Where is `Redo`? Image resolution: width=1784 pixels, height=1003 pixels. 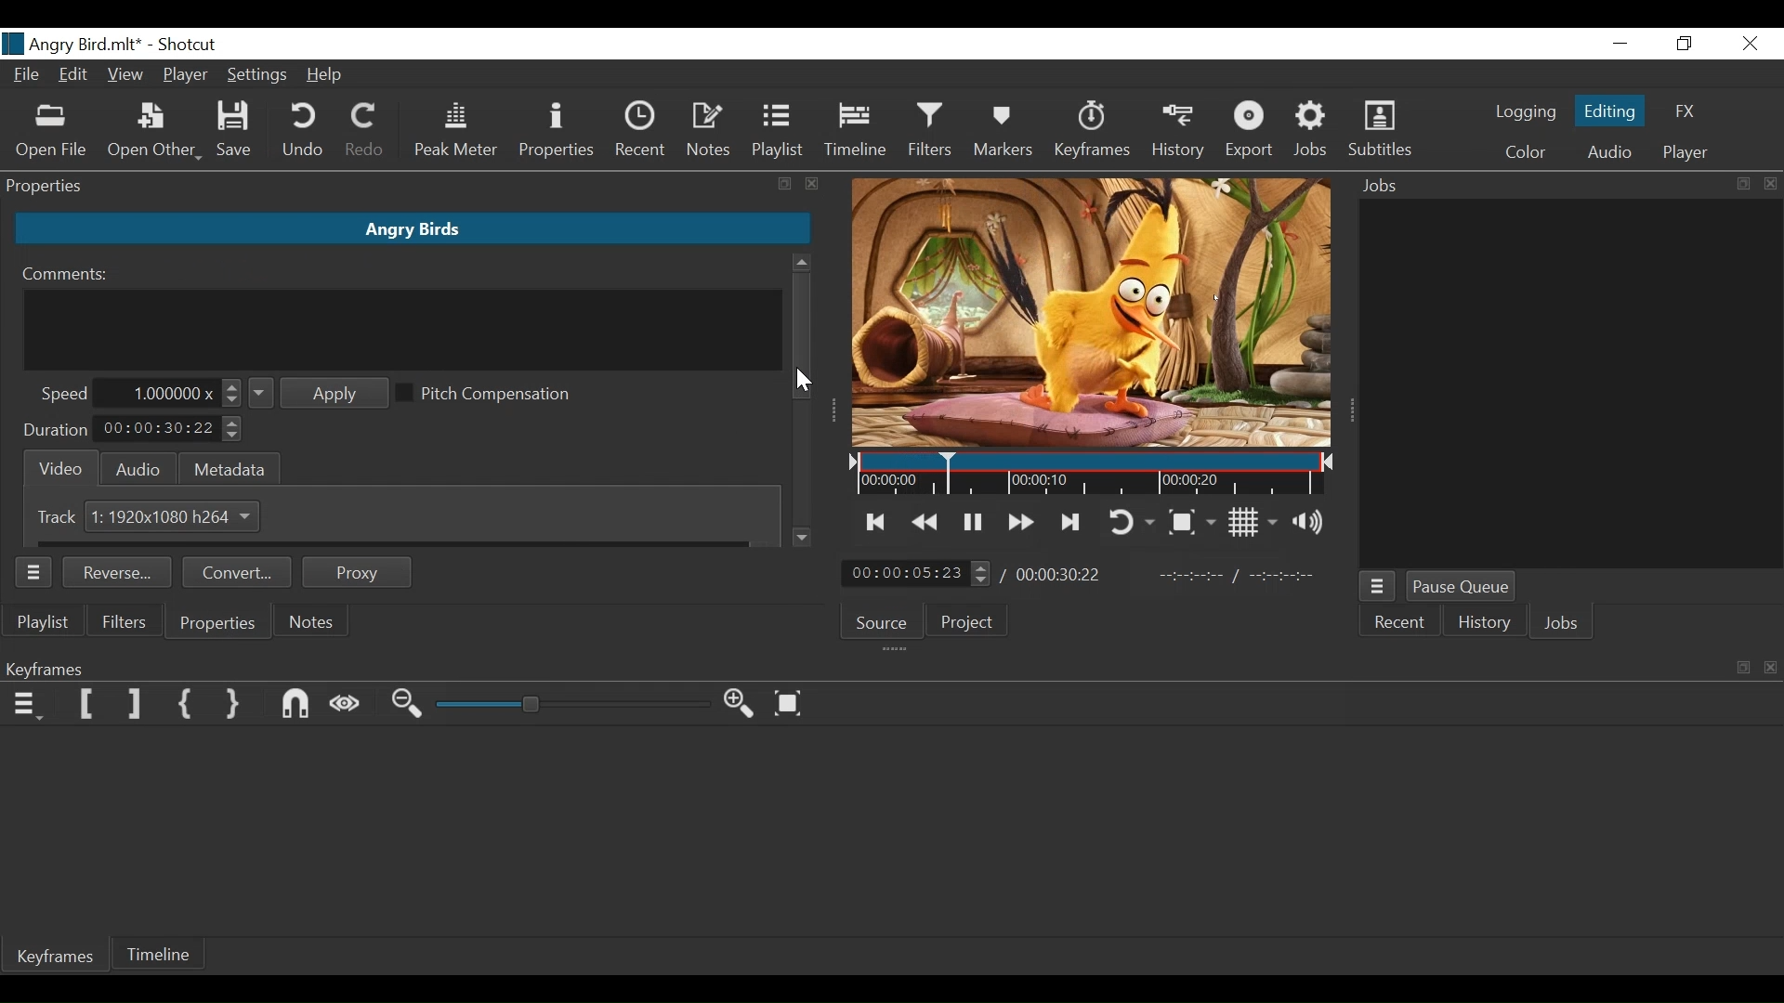
Redo is located at coordinates (365, 134).